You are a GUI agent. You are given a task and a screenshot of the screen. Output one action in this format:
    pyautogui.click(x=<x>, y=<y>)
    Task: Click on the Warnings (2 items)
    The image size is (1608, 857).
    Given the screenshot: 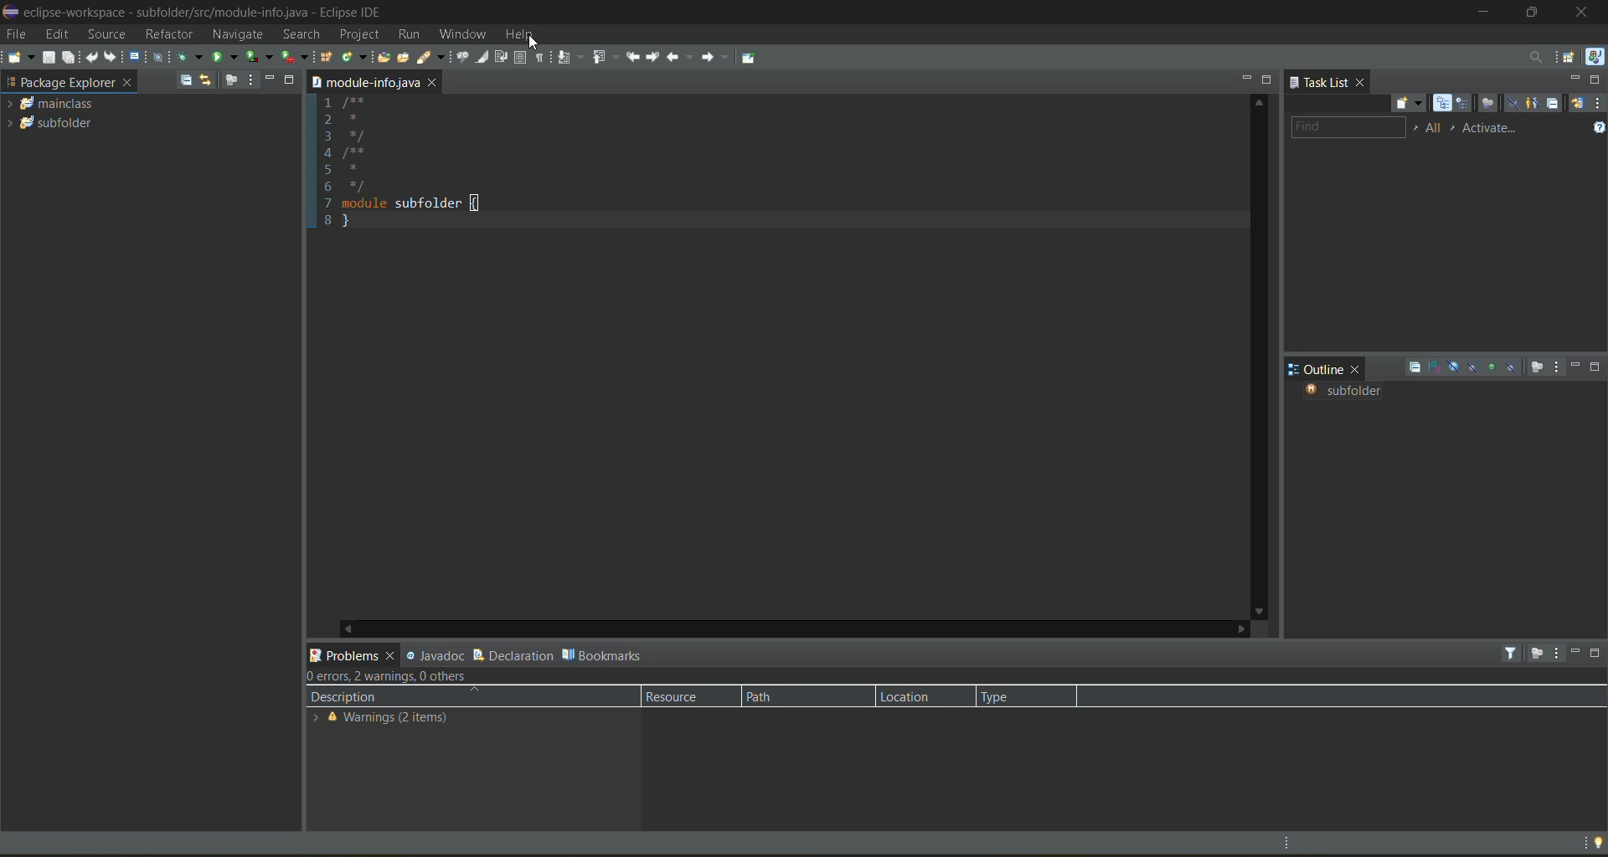 What is the action you would take?
    pyautogui.click(x=380, y=721)
    